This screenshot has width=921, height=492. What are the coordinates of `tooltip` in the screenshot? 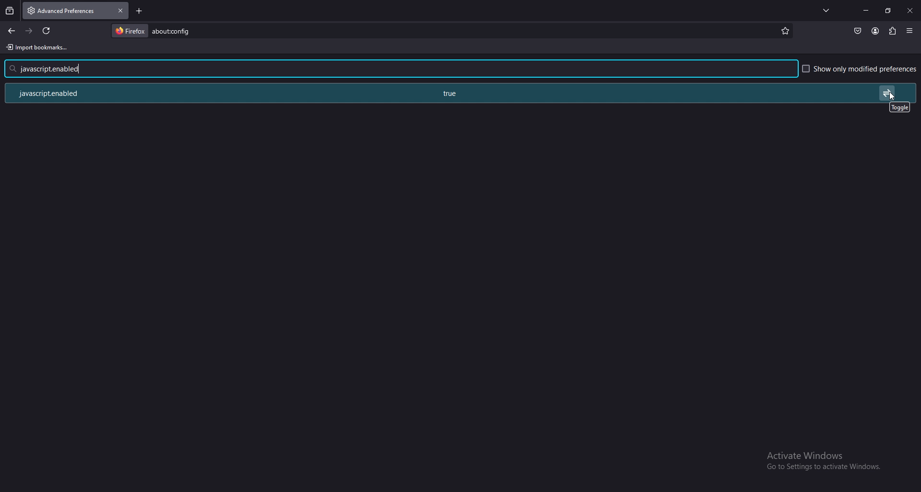 It's located at (900, 107).